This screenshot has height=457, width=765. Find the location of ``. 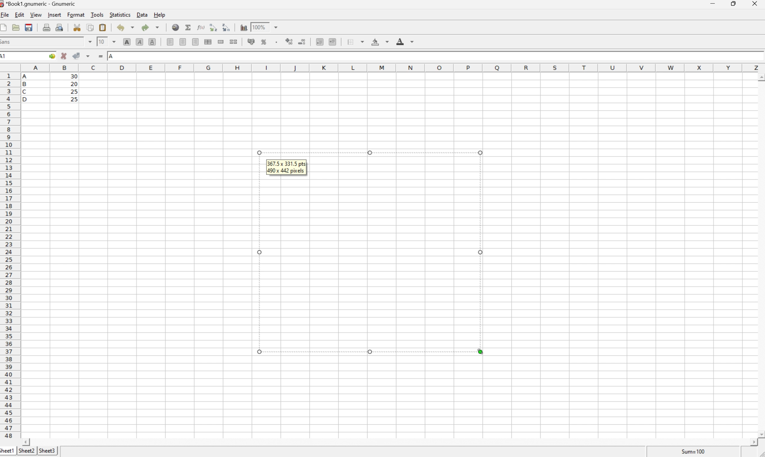

 is located at coordinates (256, 152).